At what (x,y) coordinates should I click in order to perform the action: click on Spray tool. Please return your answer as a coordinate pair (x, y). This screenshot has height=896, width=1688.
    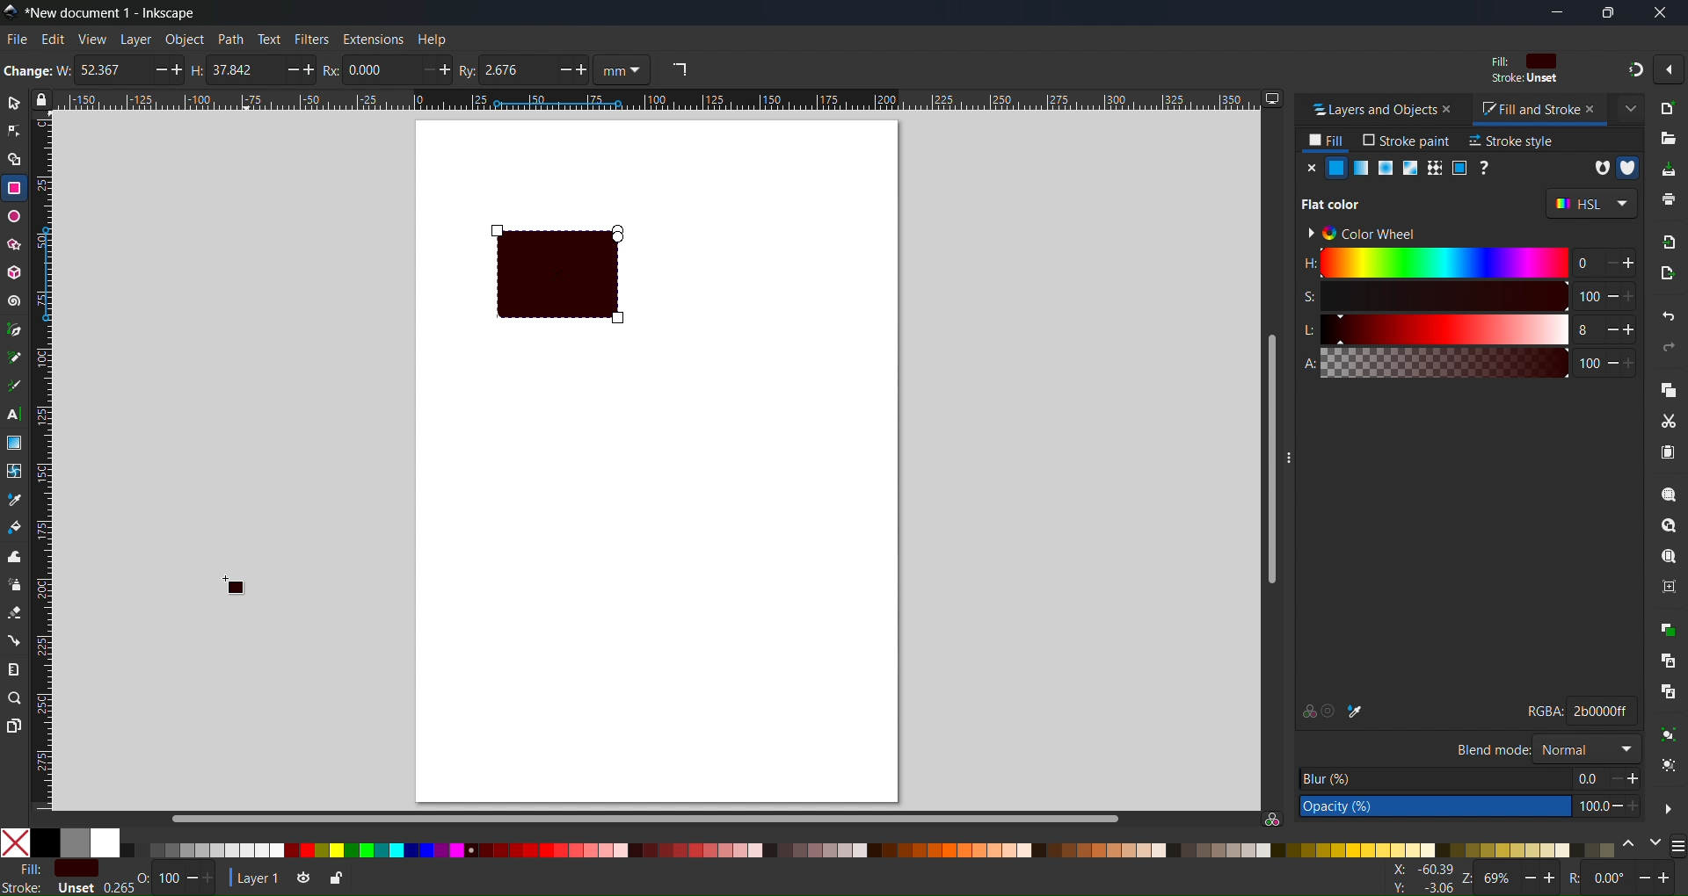
    Looking at the image, I should click on (15, 585).